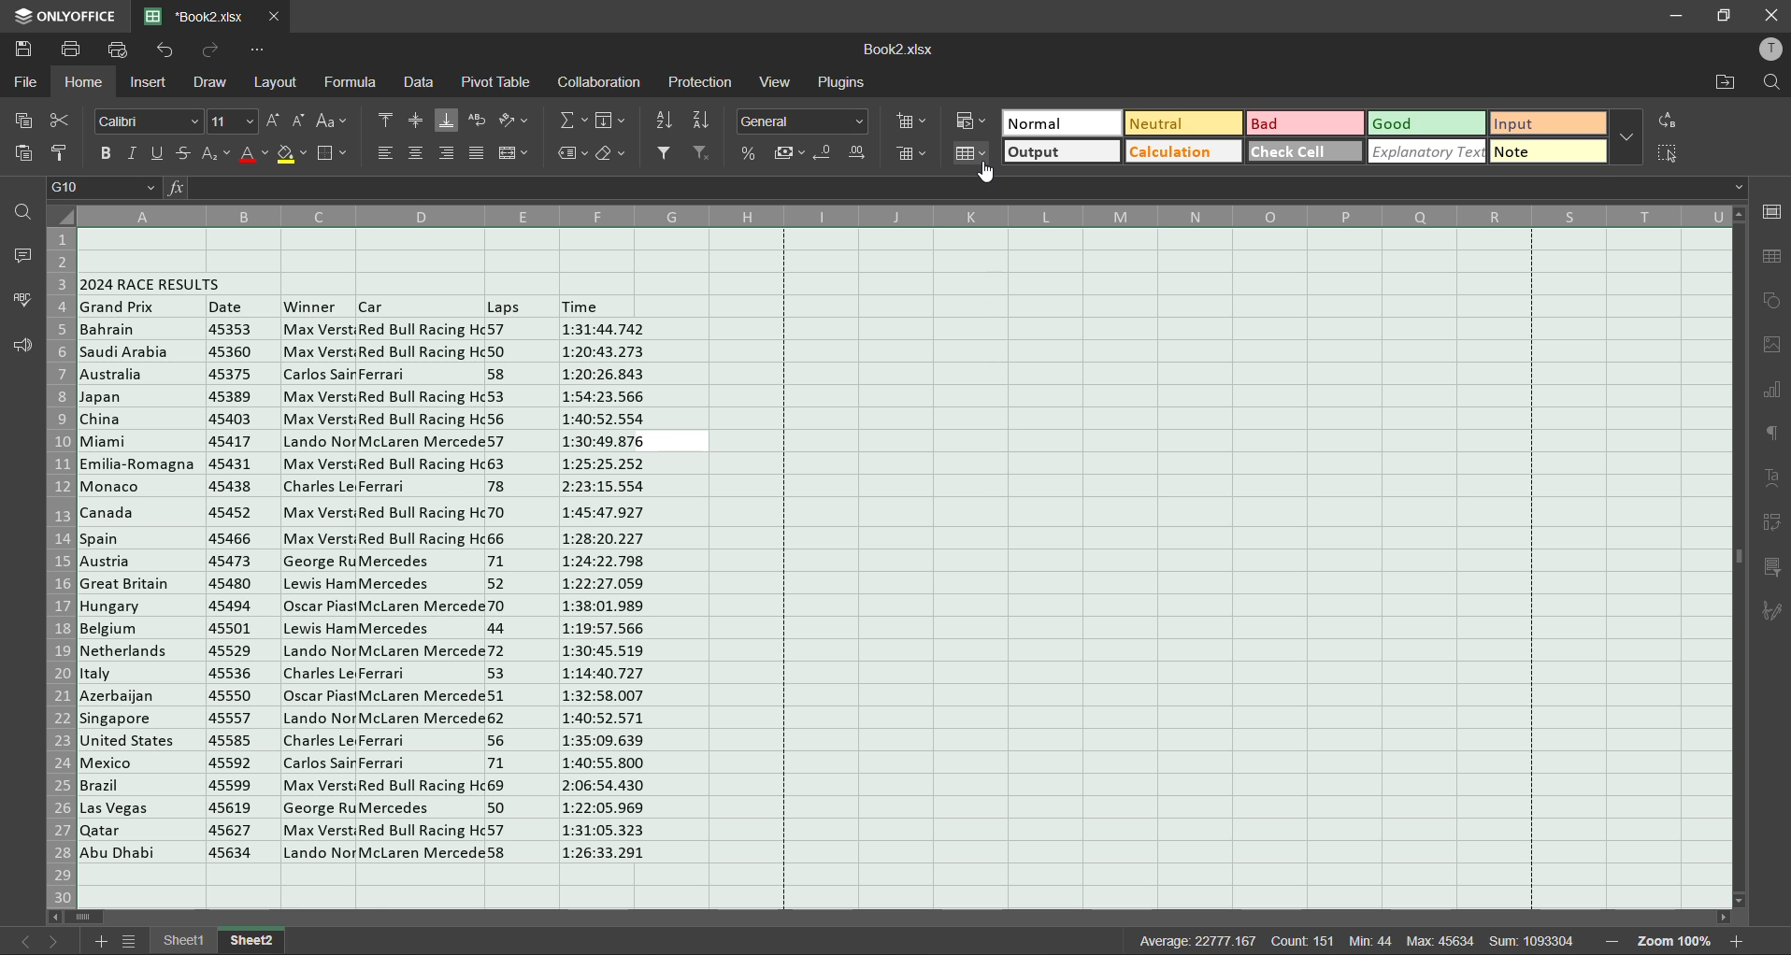 This screenshot has height=955, width=1791. I want to click on previous, so click(18, 939).